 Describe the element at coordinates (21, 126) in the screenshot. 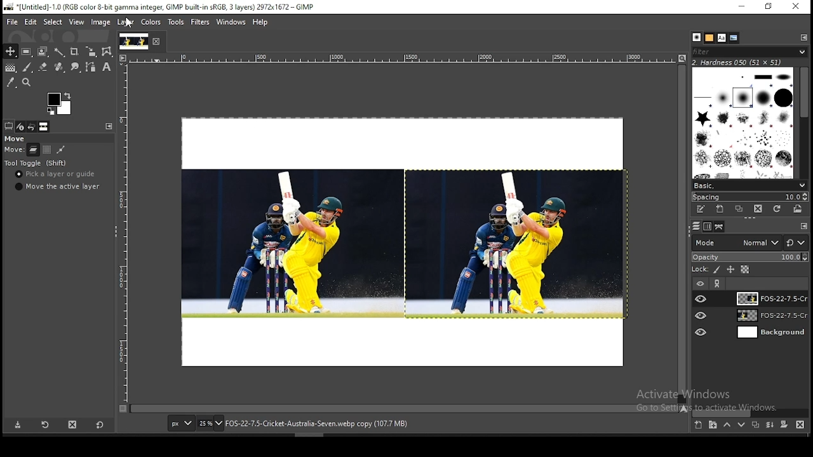

I see `device status` at that location.